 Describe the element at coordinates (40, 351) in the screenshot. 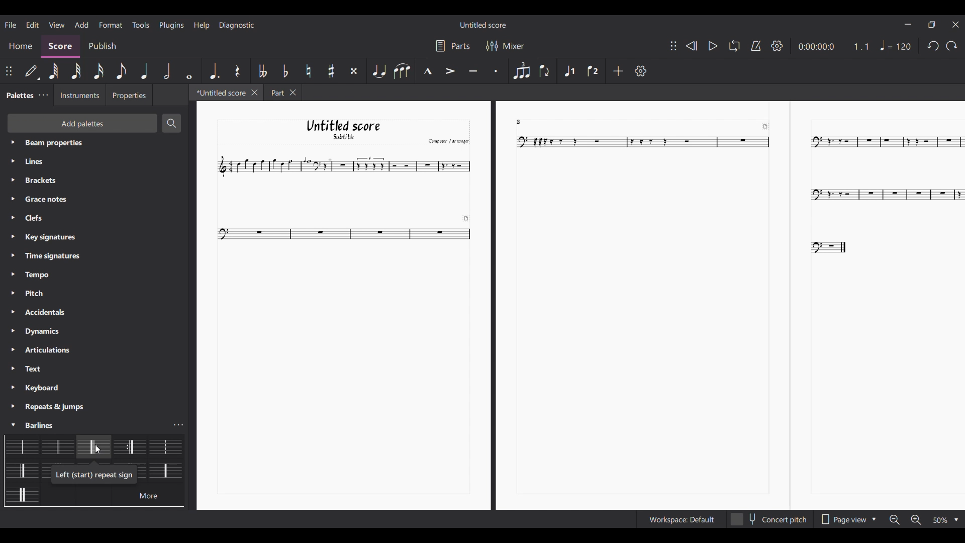

I see `Palette settings` at that location.